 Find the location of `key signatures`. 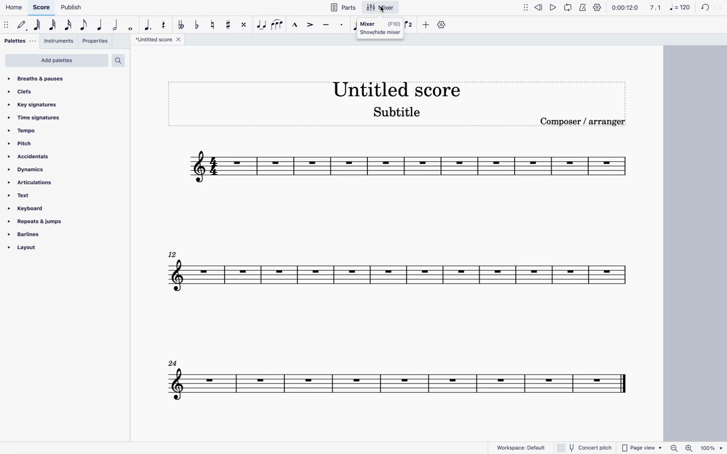

key signatures is located at coordinates (57, 103).